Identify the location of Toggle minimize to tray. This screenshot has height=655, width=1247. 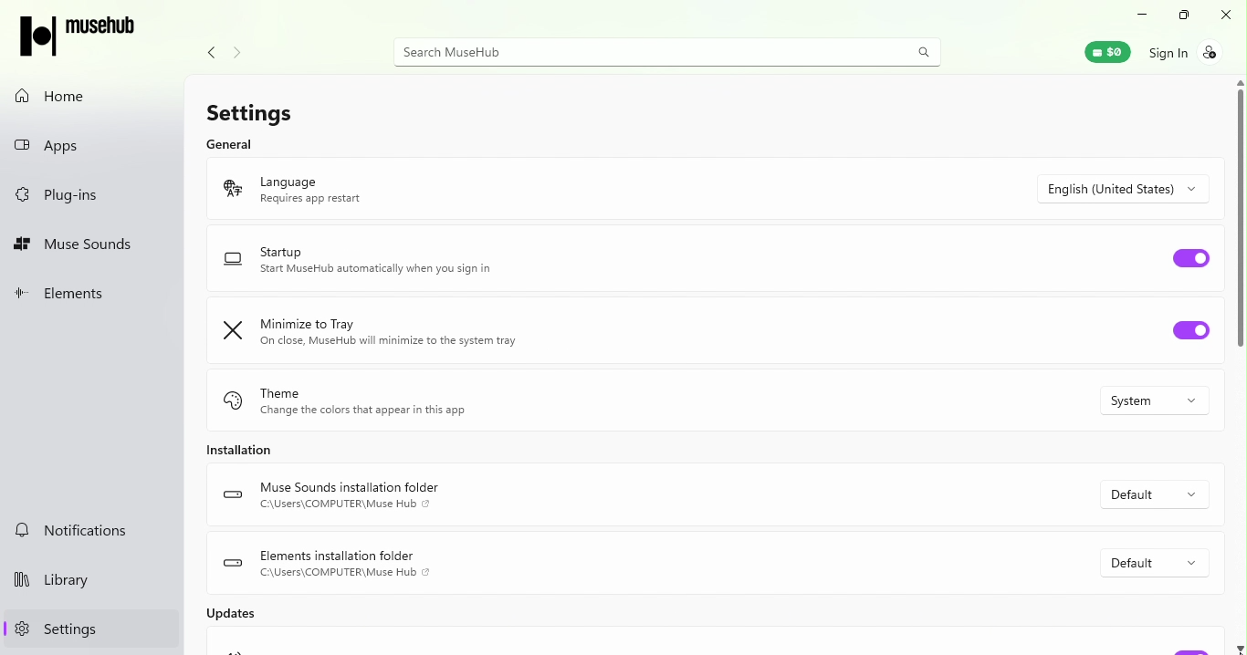
(1174, 333).